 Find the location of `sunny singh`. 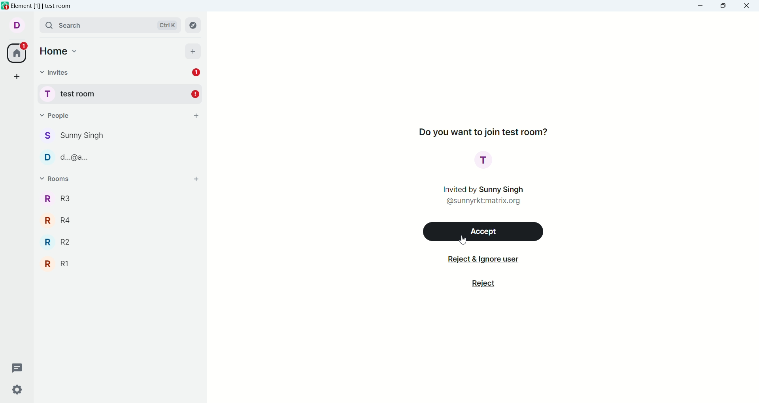

sunny singh is located at coordinates (121, 136).